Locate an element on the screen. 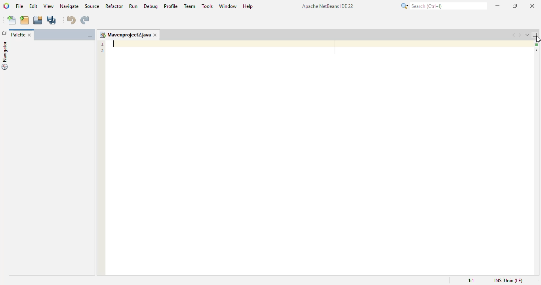 This screenshot has height=285, width=541. source is located at coordinates (91, 6).